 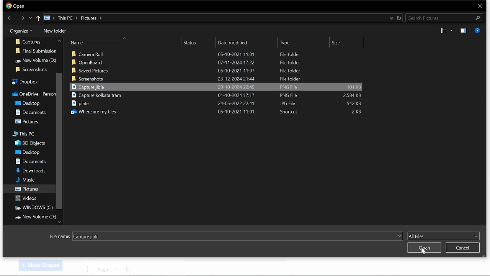 What do you see at coordinates (200, 43) in the screenshot?
I see `status` at bounding box center [200, 43].